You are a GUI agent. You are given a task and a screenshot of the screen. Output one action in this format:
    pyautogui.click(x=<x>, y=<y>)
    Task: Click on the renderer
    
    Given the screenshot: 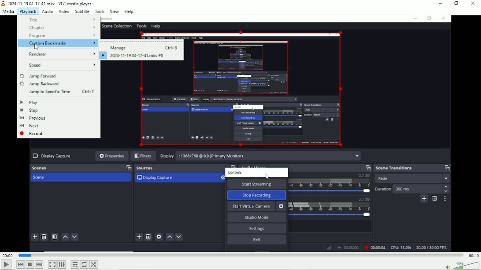 What is the action you would take?
    pyautogui.click(x=62, y=55)
    